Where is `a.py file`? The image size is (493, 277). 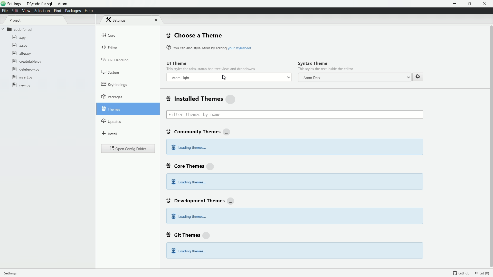
a.py file is located at coordinates (19, 37).